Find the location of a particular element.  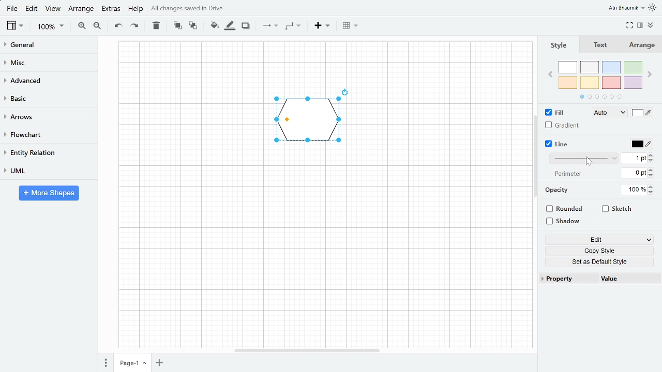

Full screen is located at coordinates (629, 25).